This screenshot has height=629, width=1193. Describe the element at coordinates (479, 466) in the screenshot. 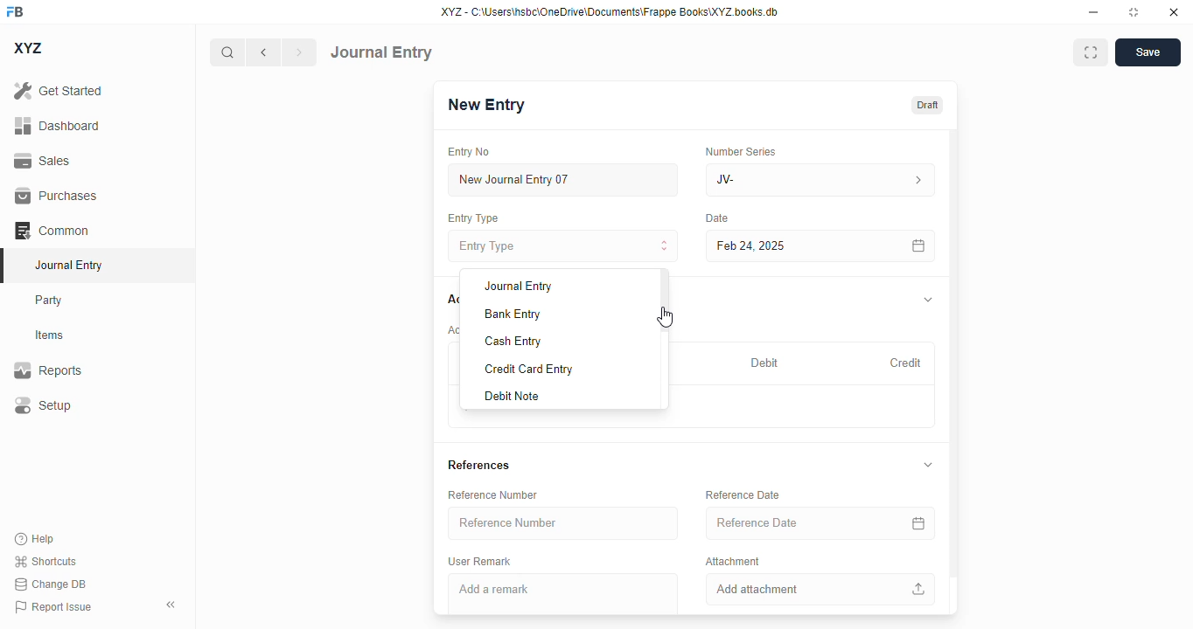

I see `references` at that location.